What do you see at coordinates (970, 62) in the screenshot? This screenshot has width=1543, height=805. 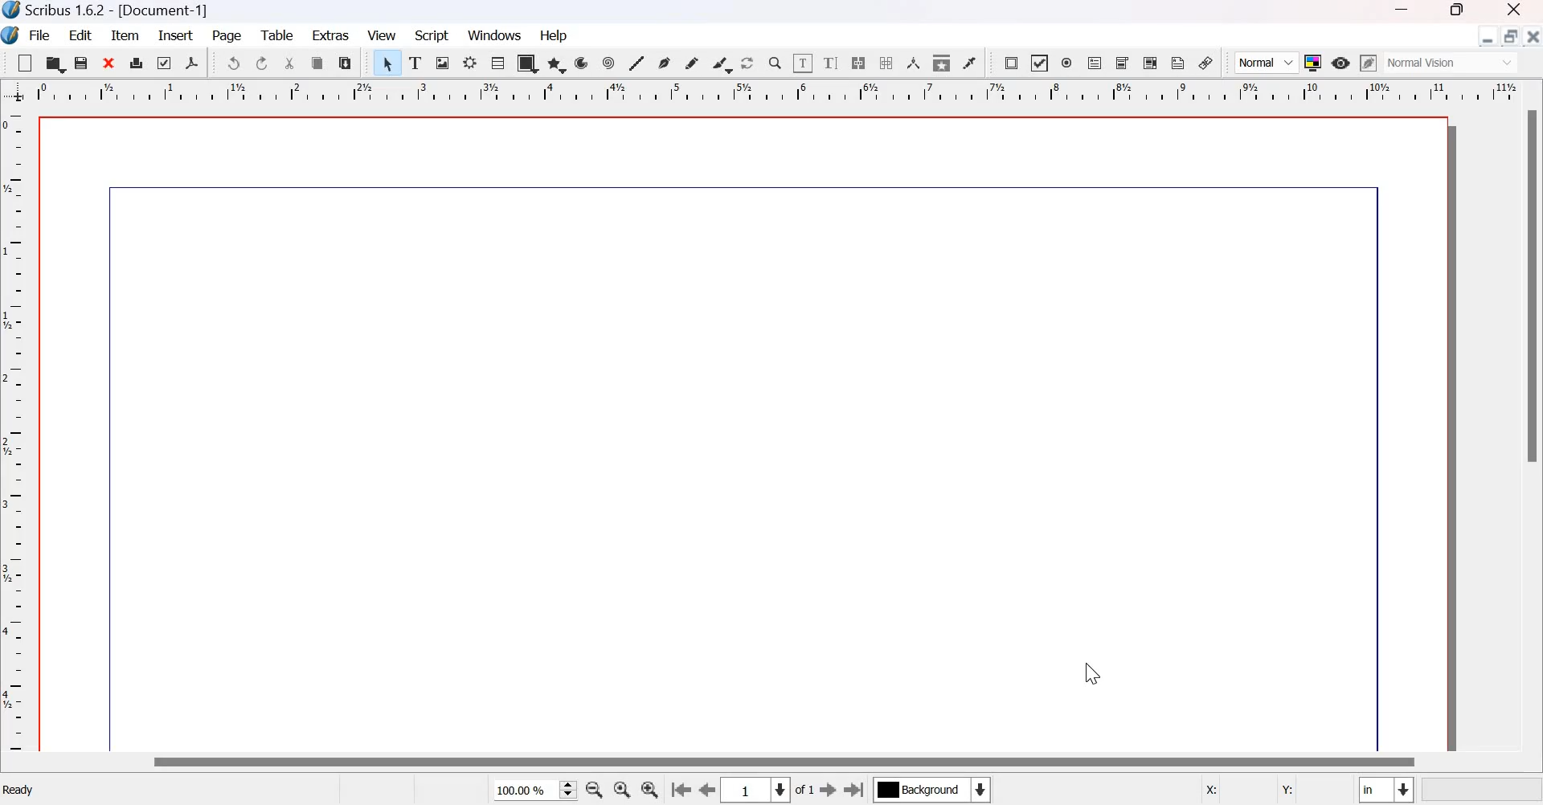 I see `Eye dropper` at bounding box center [970, 62].